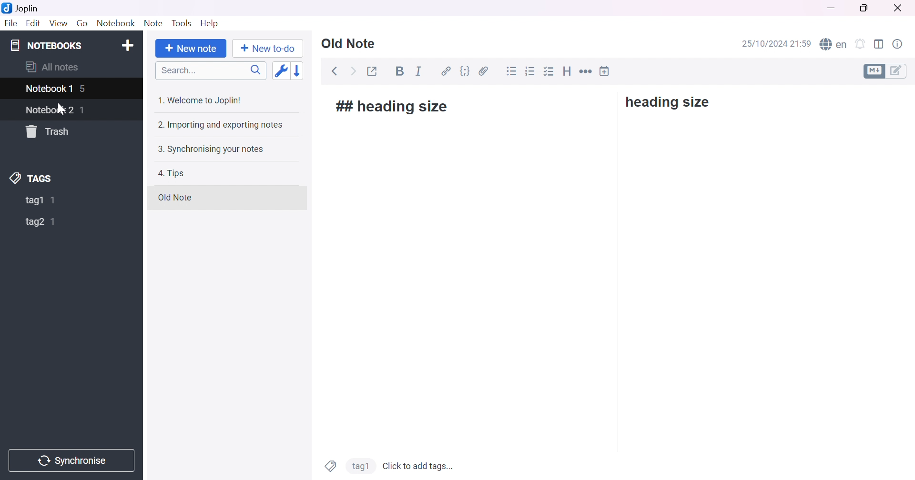 The height and width of the screenshot is (480, 915). I want to click on 3. Synchronising your notes, so click(209, 150).